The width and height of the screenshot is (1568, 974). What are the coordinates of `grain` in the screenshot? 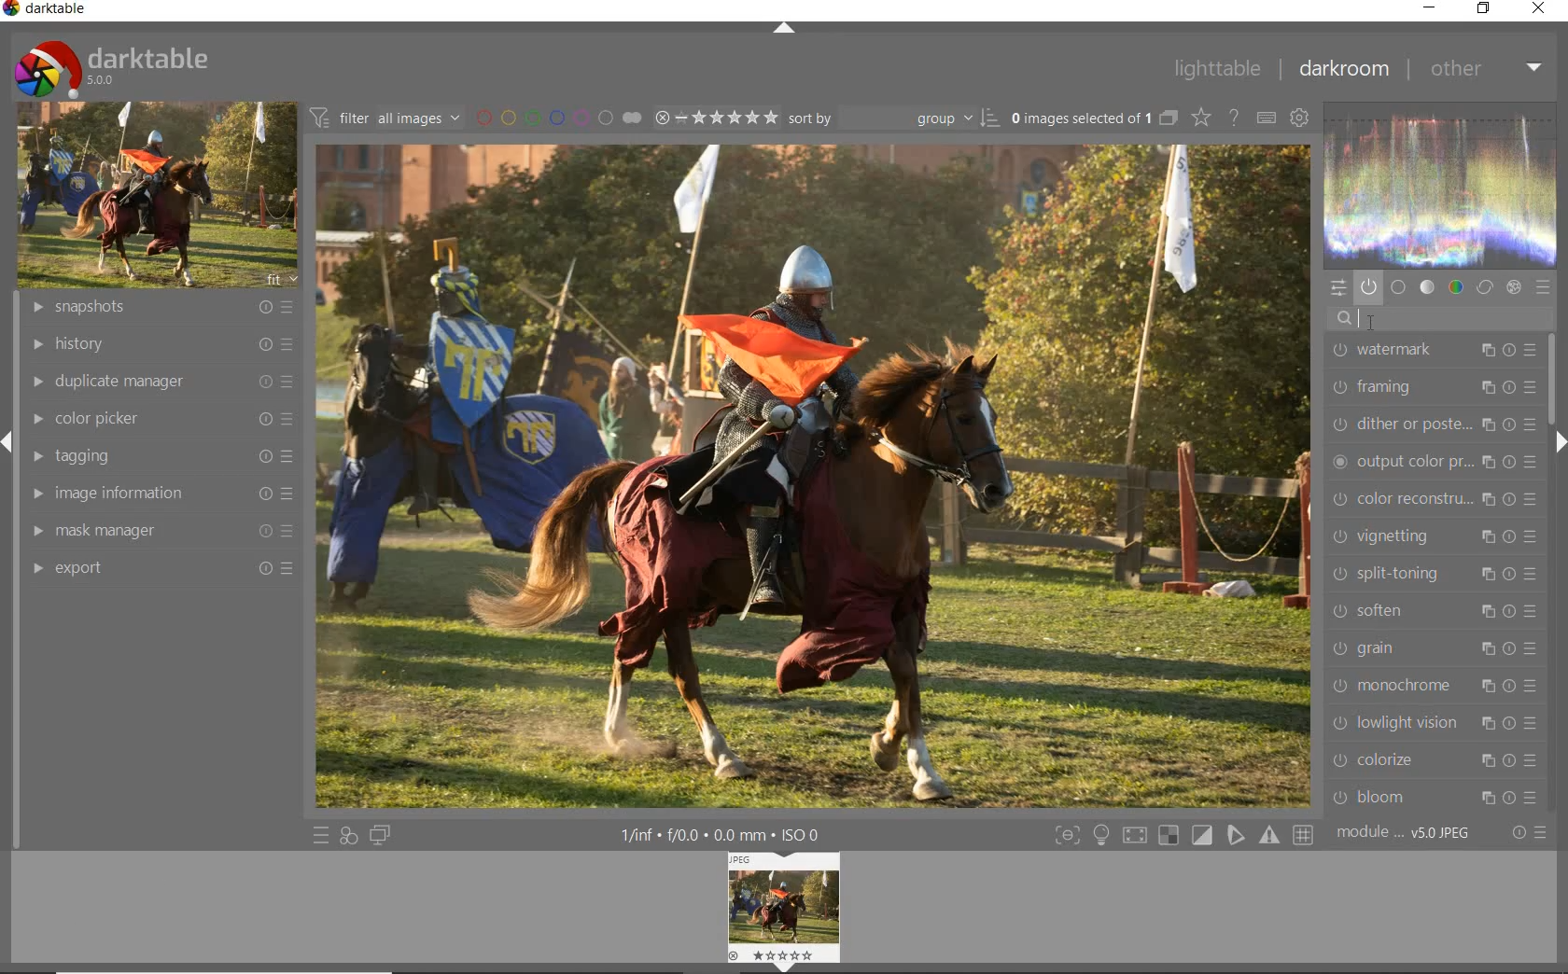 It's located at (1432, 650).